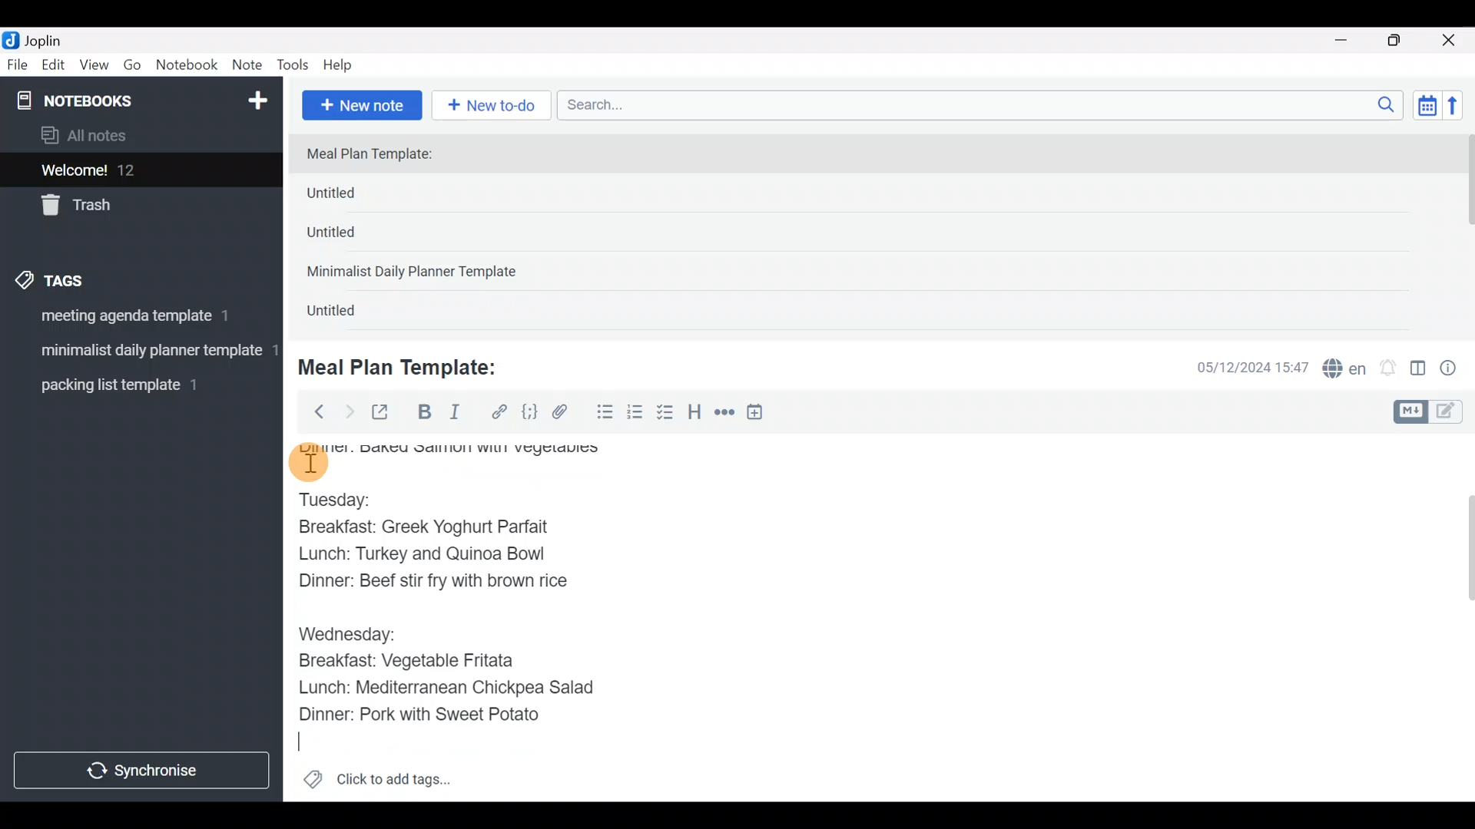  What do you see at coordinates (762, 414) in the screenshot?
I see `Insert time` at bounding box center [762, 414].